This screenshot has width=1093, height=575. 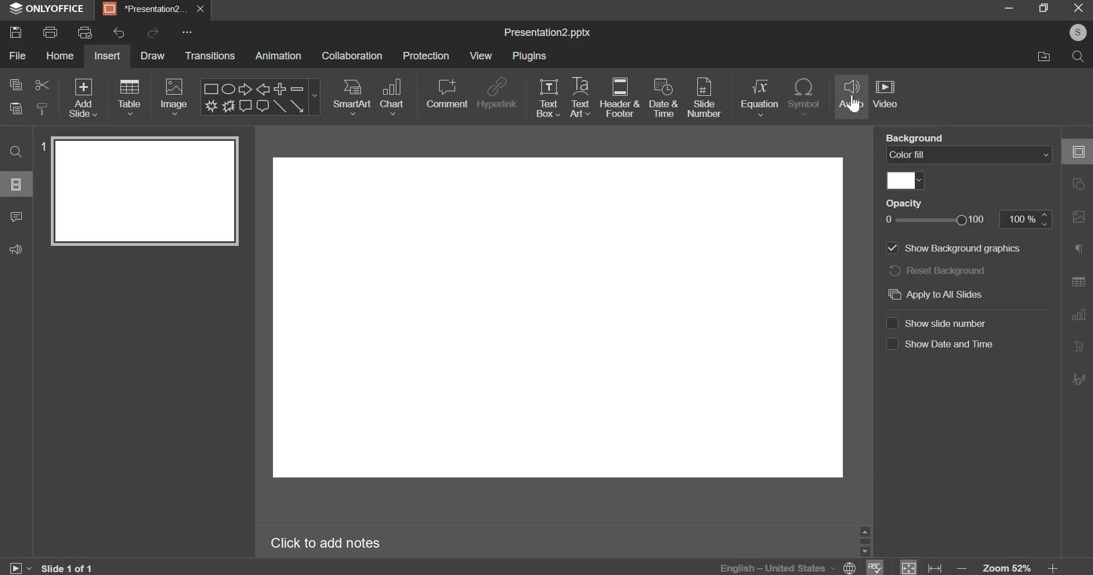 What do you see at coordinates (144, 10) in the screenshot?
I see `Presentation2` at bounding box center [144, 10].